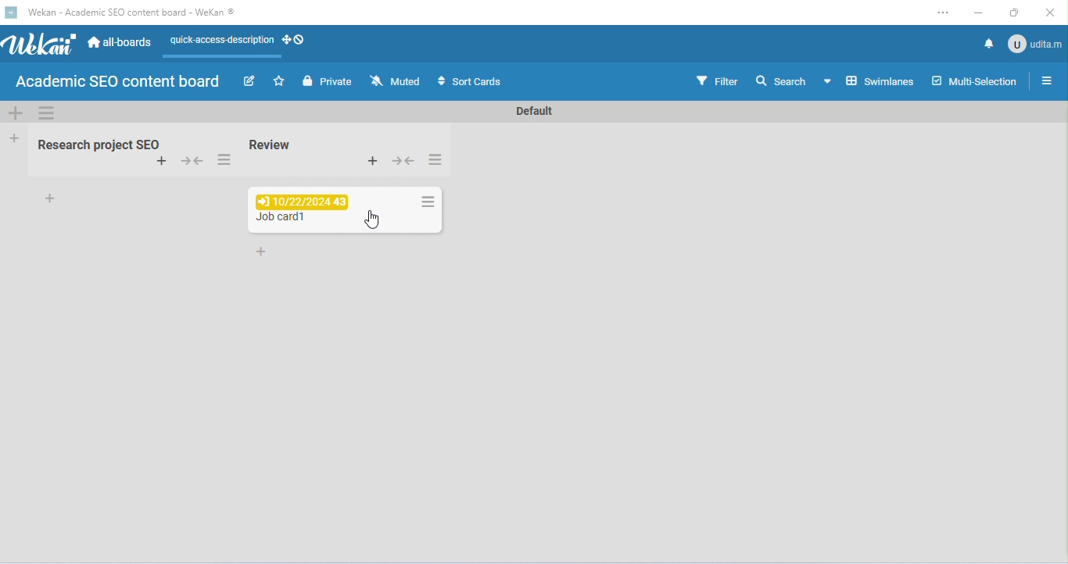 This screenshot has width=1068, height=564. Describe the element at coordinates (532, 112) in the screenshot. I see `default` at that location.